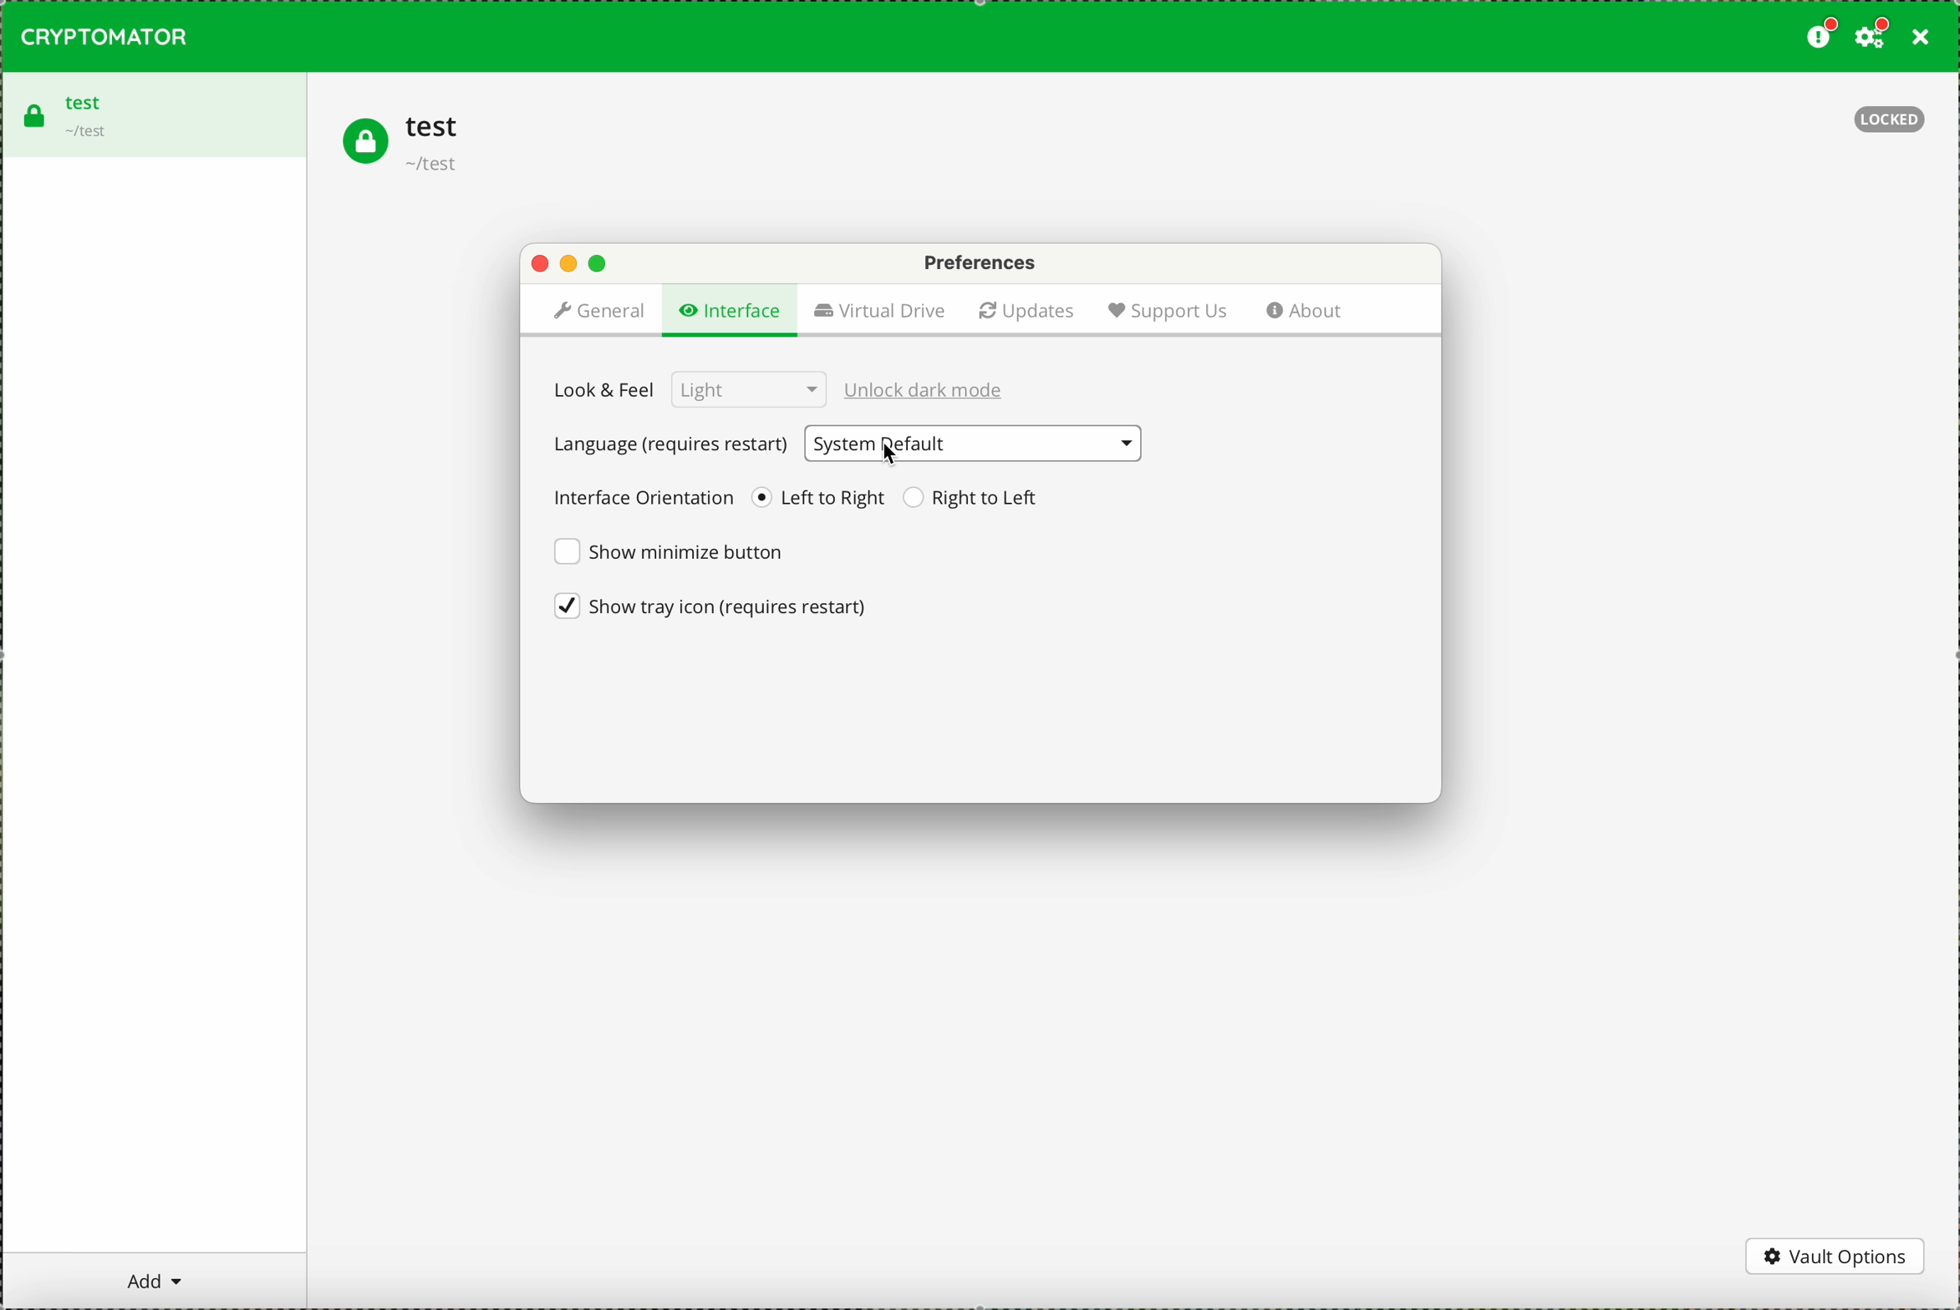 Image resolution: width=1960 pixels, height=1310 pixels. I want to click on close program, so click(1918, 40).